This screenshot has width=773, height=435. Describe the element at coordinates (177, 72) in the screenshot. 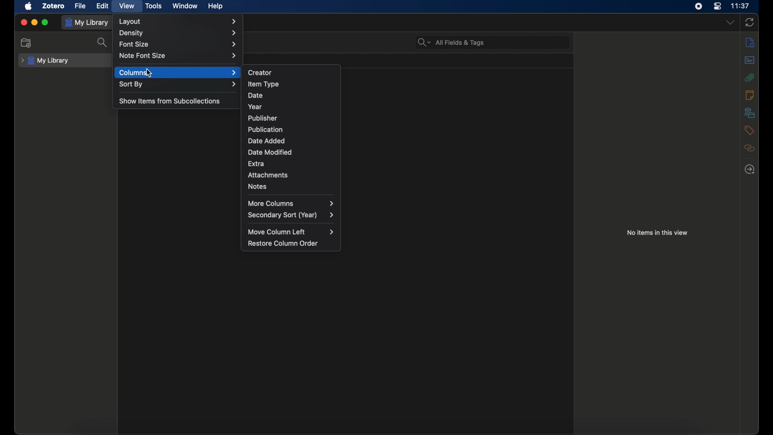

I see `columns` at that location.